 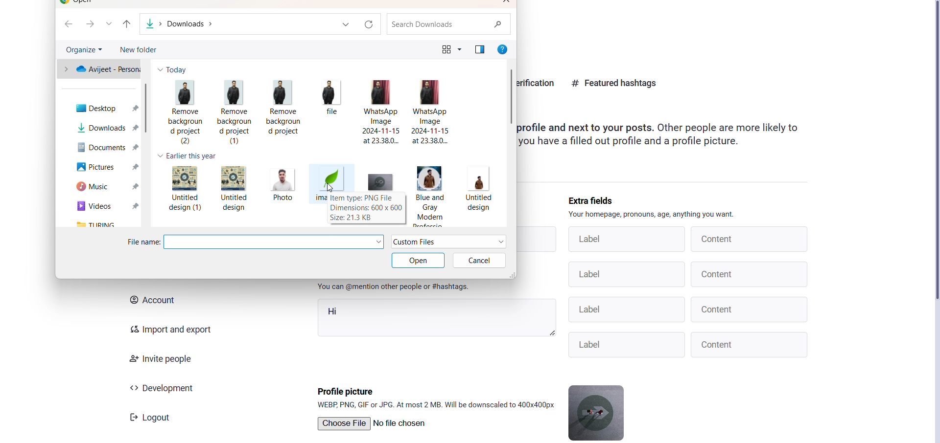 I want to click on help, so click(x=503, y=49).